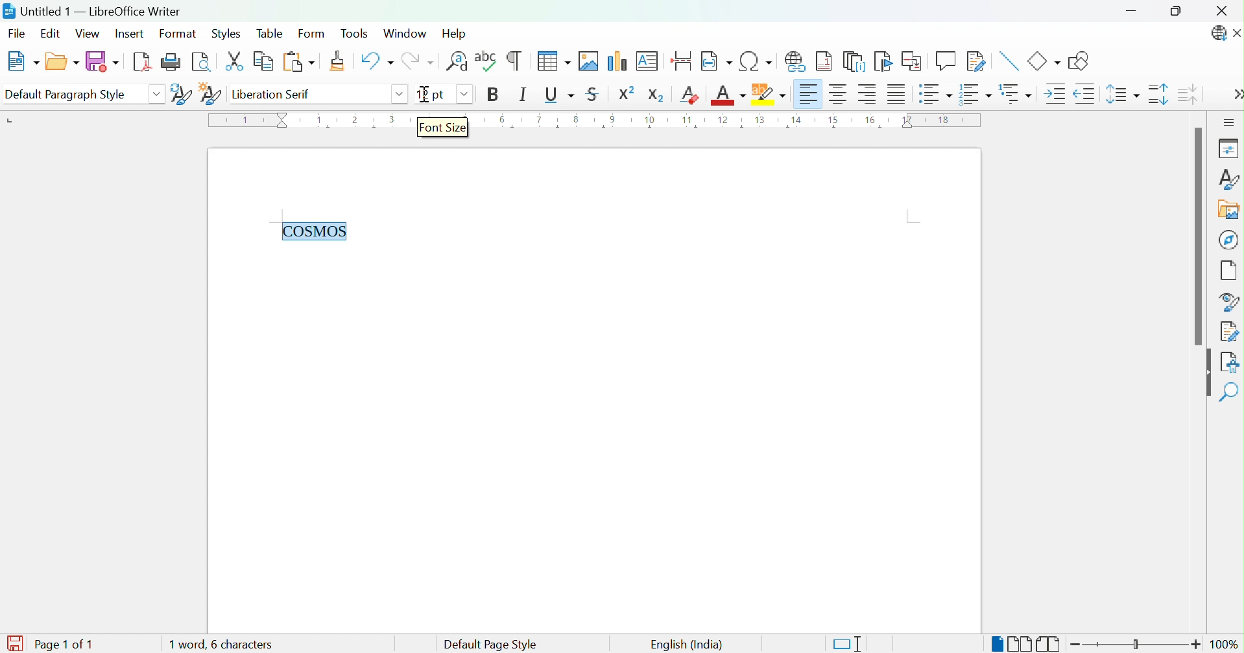 This screenshot has width=1244, height=653. Describe the element at coordinates (1020, 644) in the screenshot. I see `Multiple-page view` at that location.